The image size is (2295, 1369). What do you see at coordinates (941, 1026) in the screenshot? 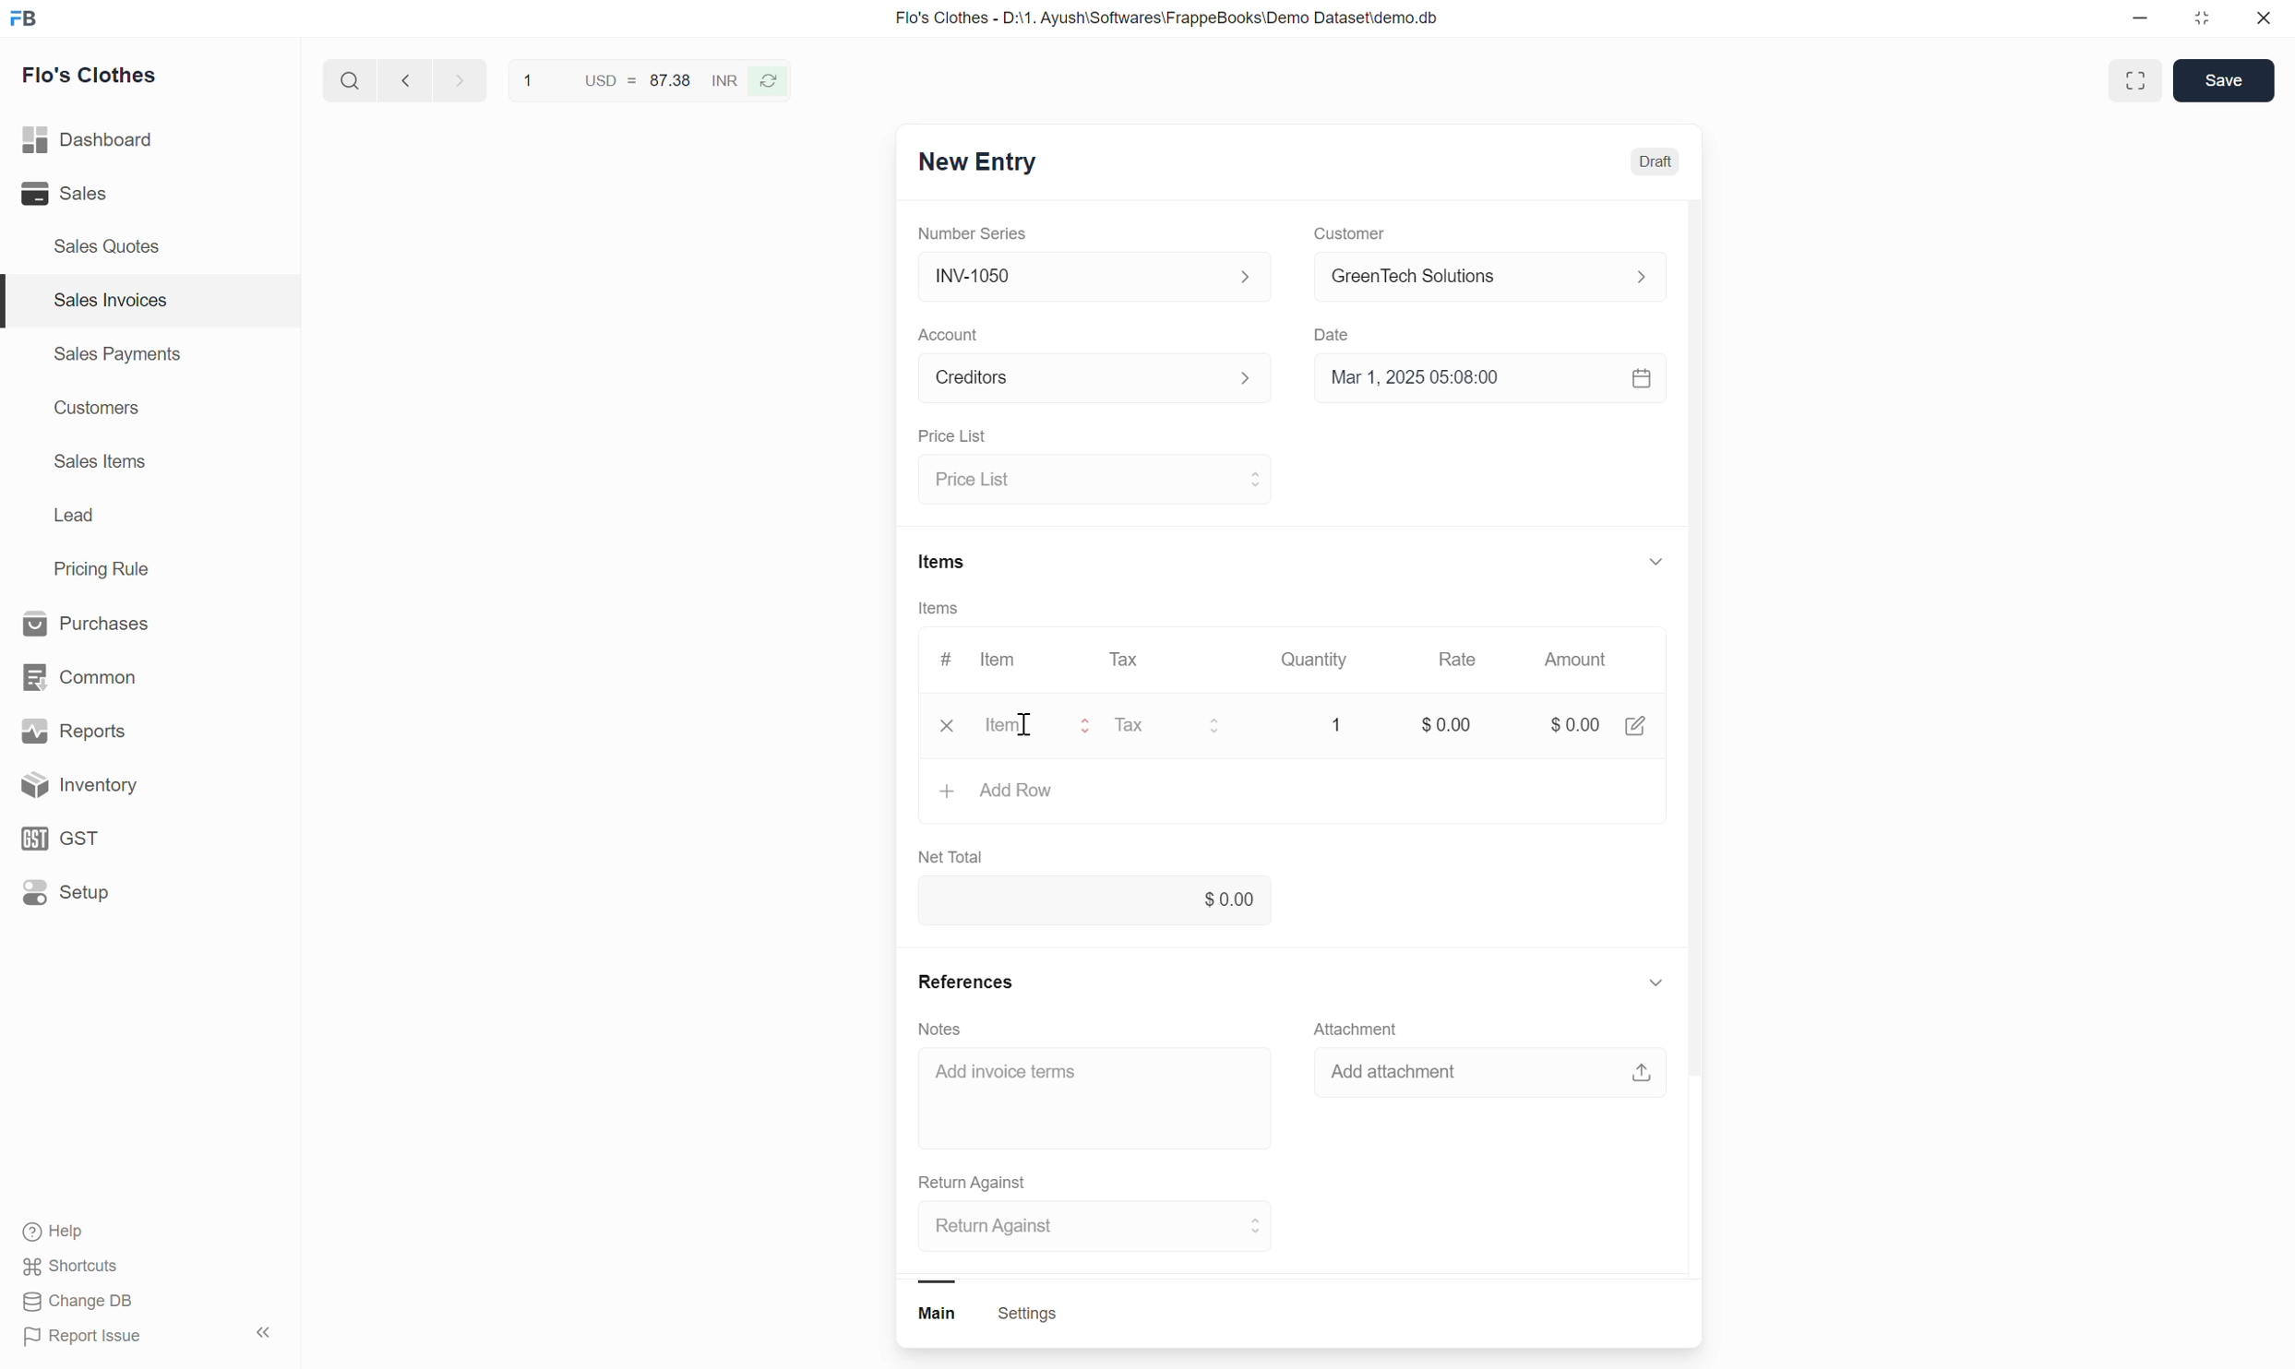
I see `Notes` at bounding box center [941, 1026].